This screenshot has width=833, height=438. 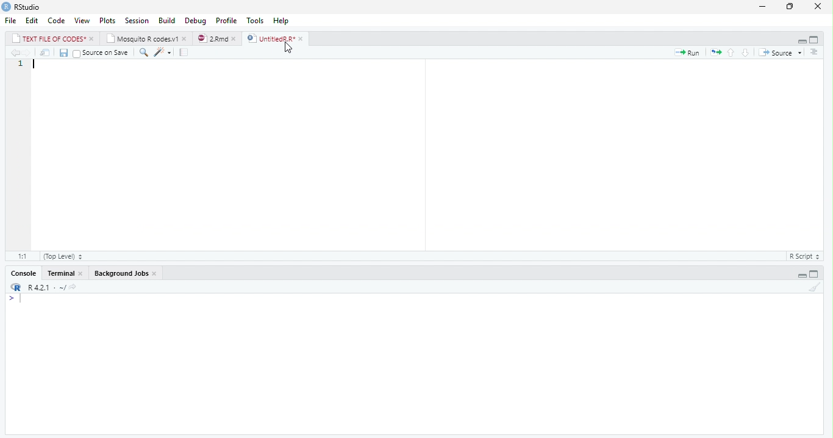 I want to click on code, so click(x=57, y=20).